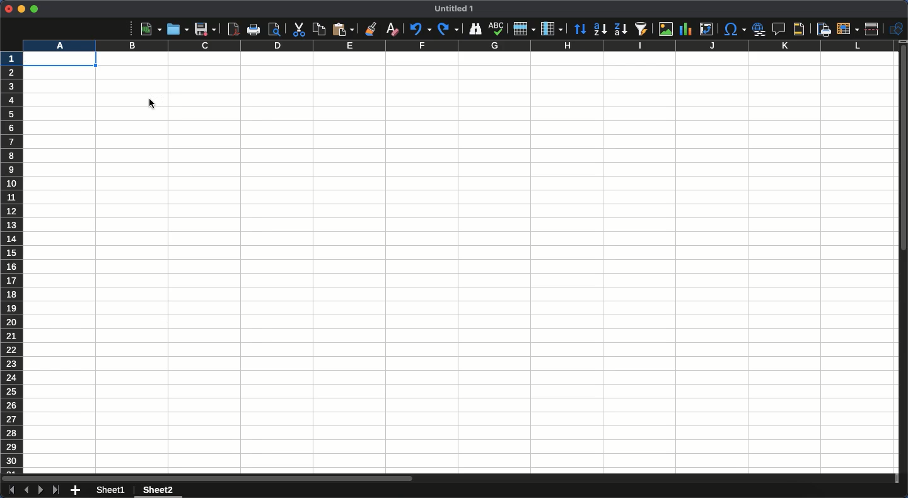  I want to click on Freeze rows and columns, so click(848, 28).